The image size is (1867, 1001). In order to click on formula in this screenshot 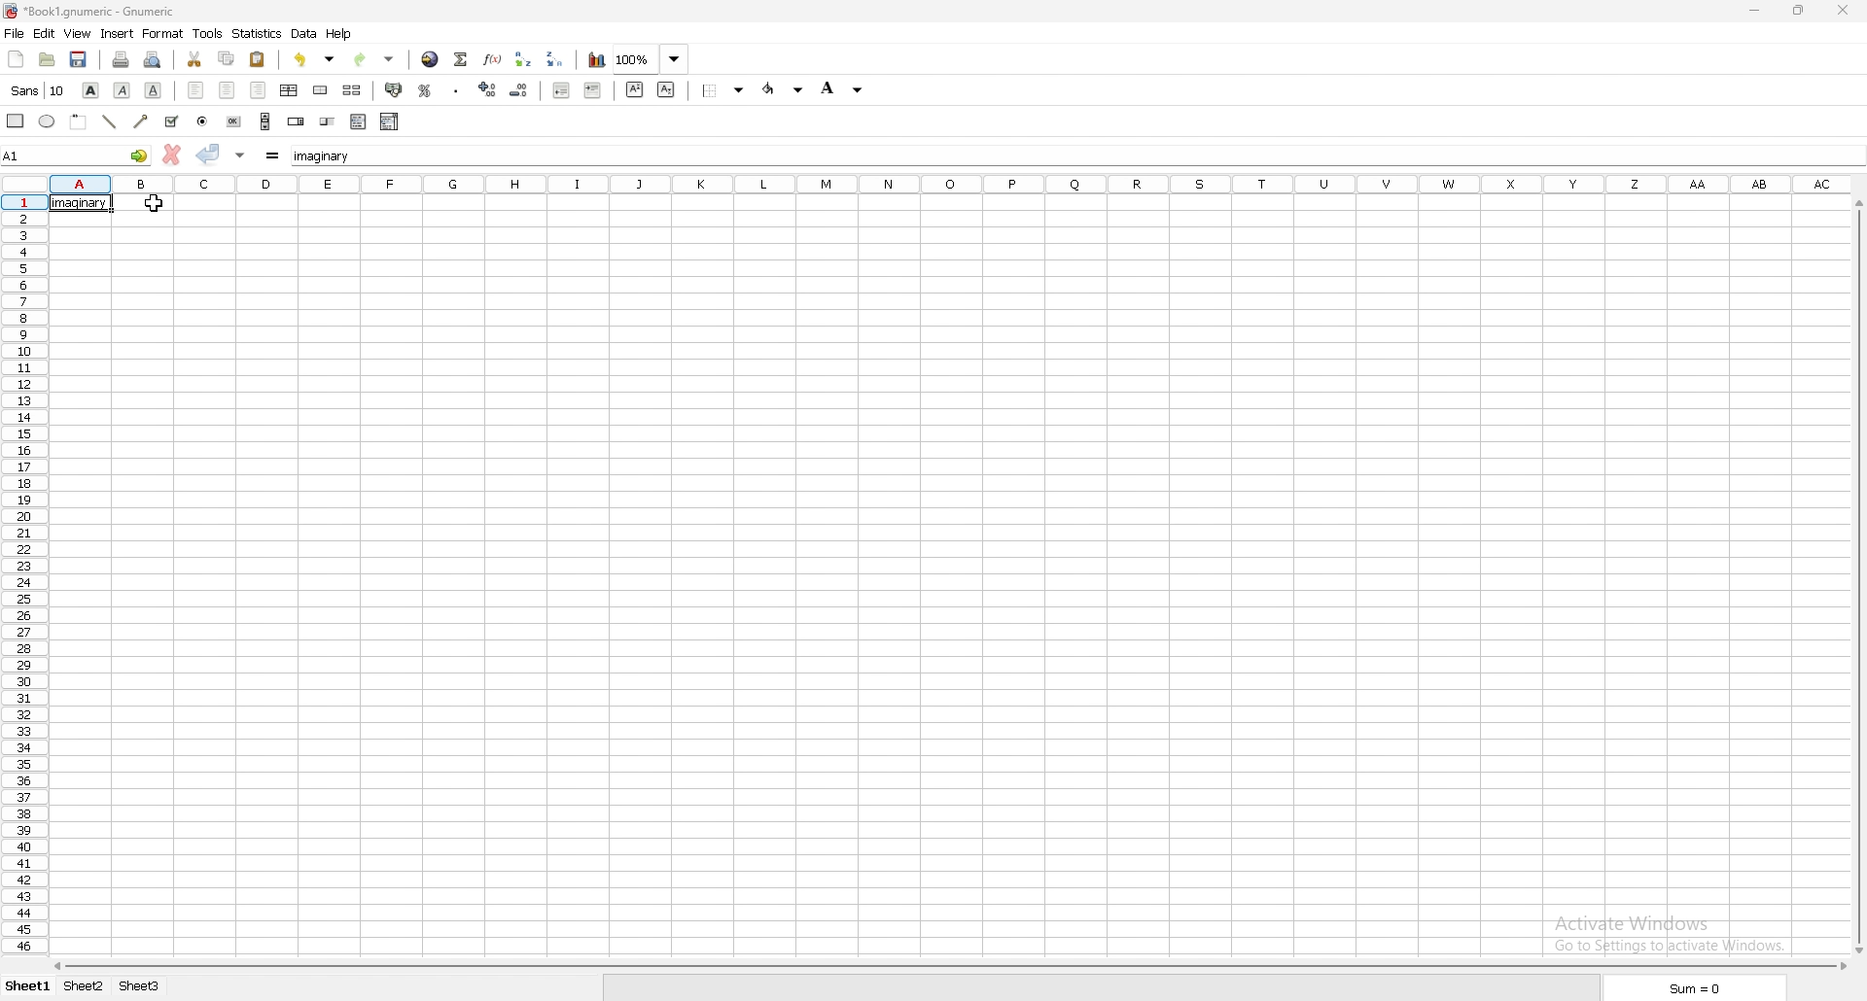, I will do `click(274, 155)`.